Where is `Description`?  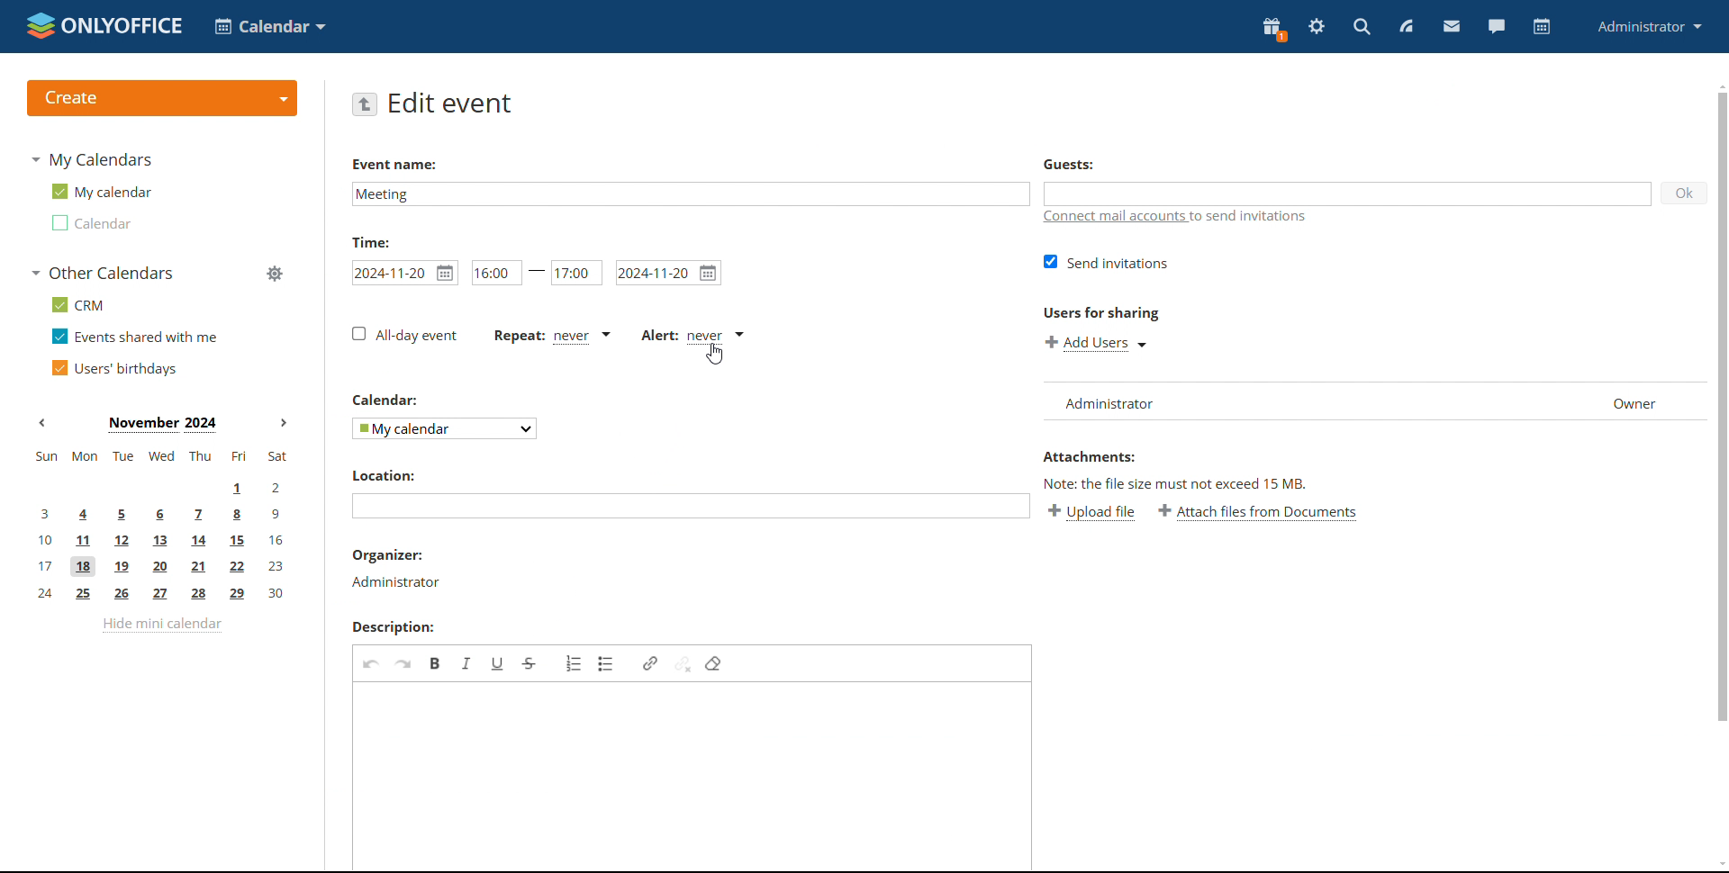 Description is located at coordinates (392, 626).